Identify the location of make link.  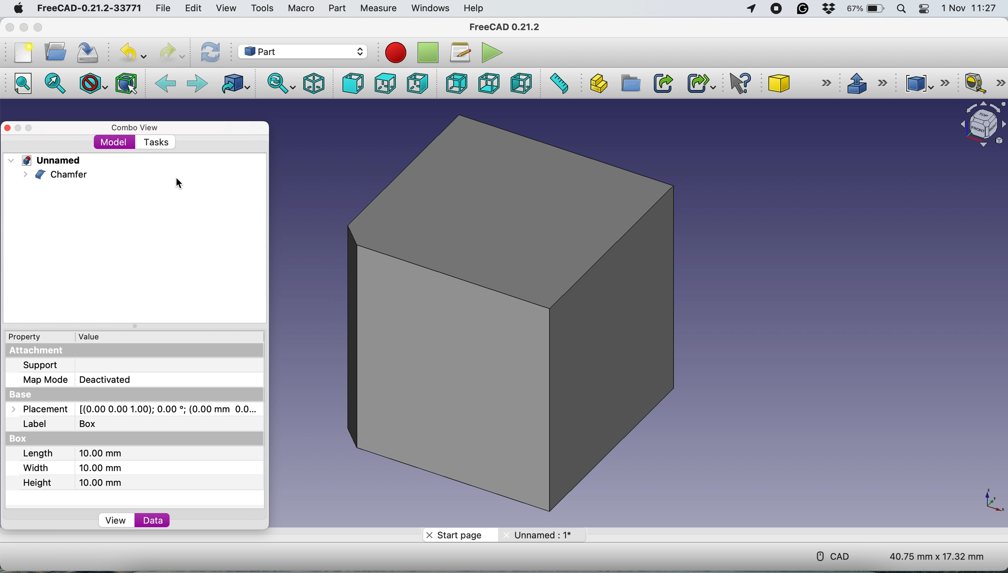
(662, 83).